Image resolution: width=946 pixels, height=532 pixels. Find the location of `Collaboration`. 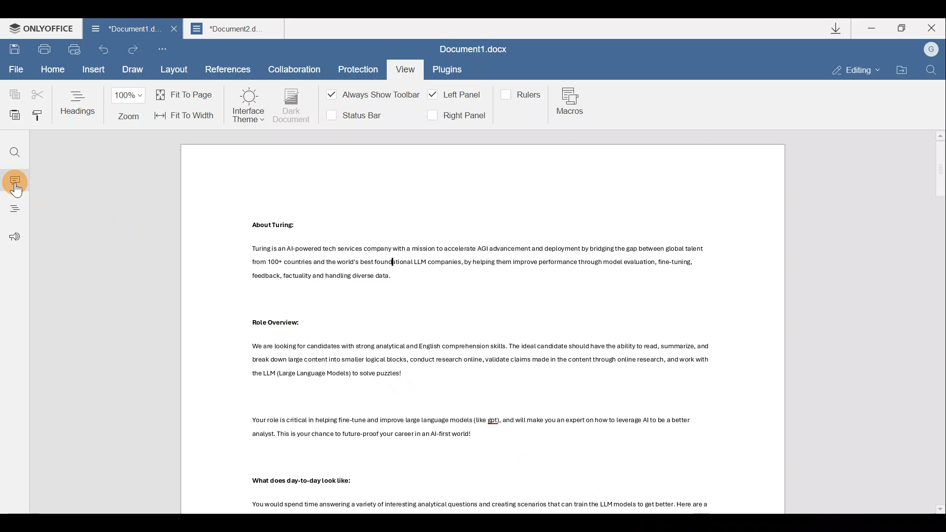

Collaboration is located at coordinates (295, 68).